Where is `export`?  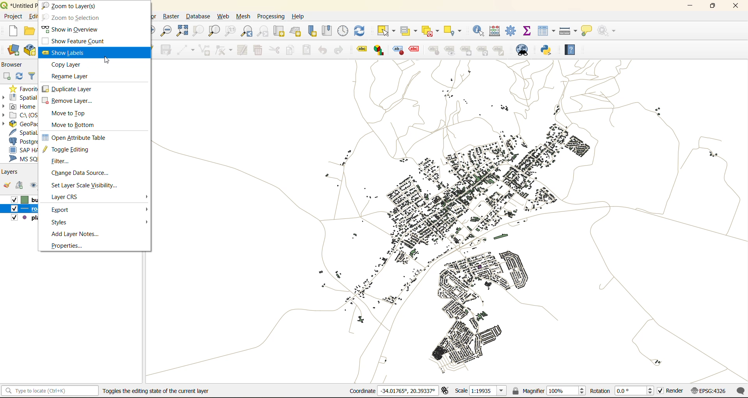 export is located at coordinates (64, 210).